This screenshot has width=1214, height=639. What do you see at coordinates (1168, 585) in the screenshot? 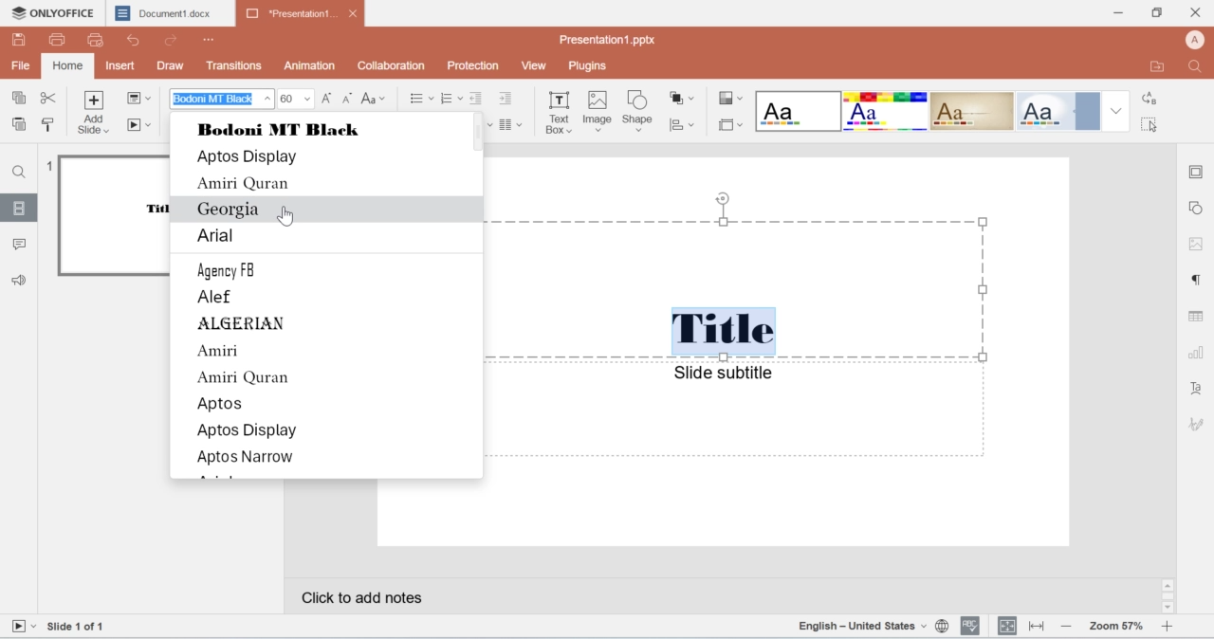
I see `scroll up` at bounding box center [1168, 585].